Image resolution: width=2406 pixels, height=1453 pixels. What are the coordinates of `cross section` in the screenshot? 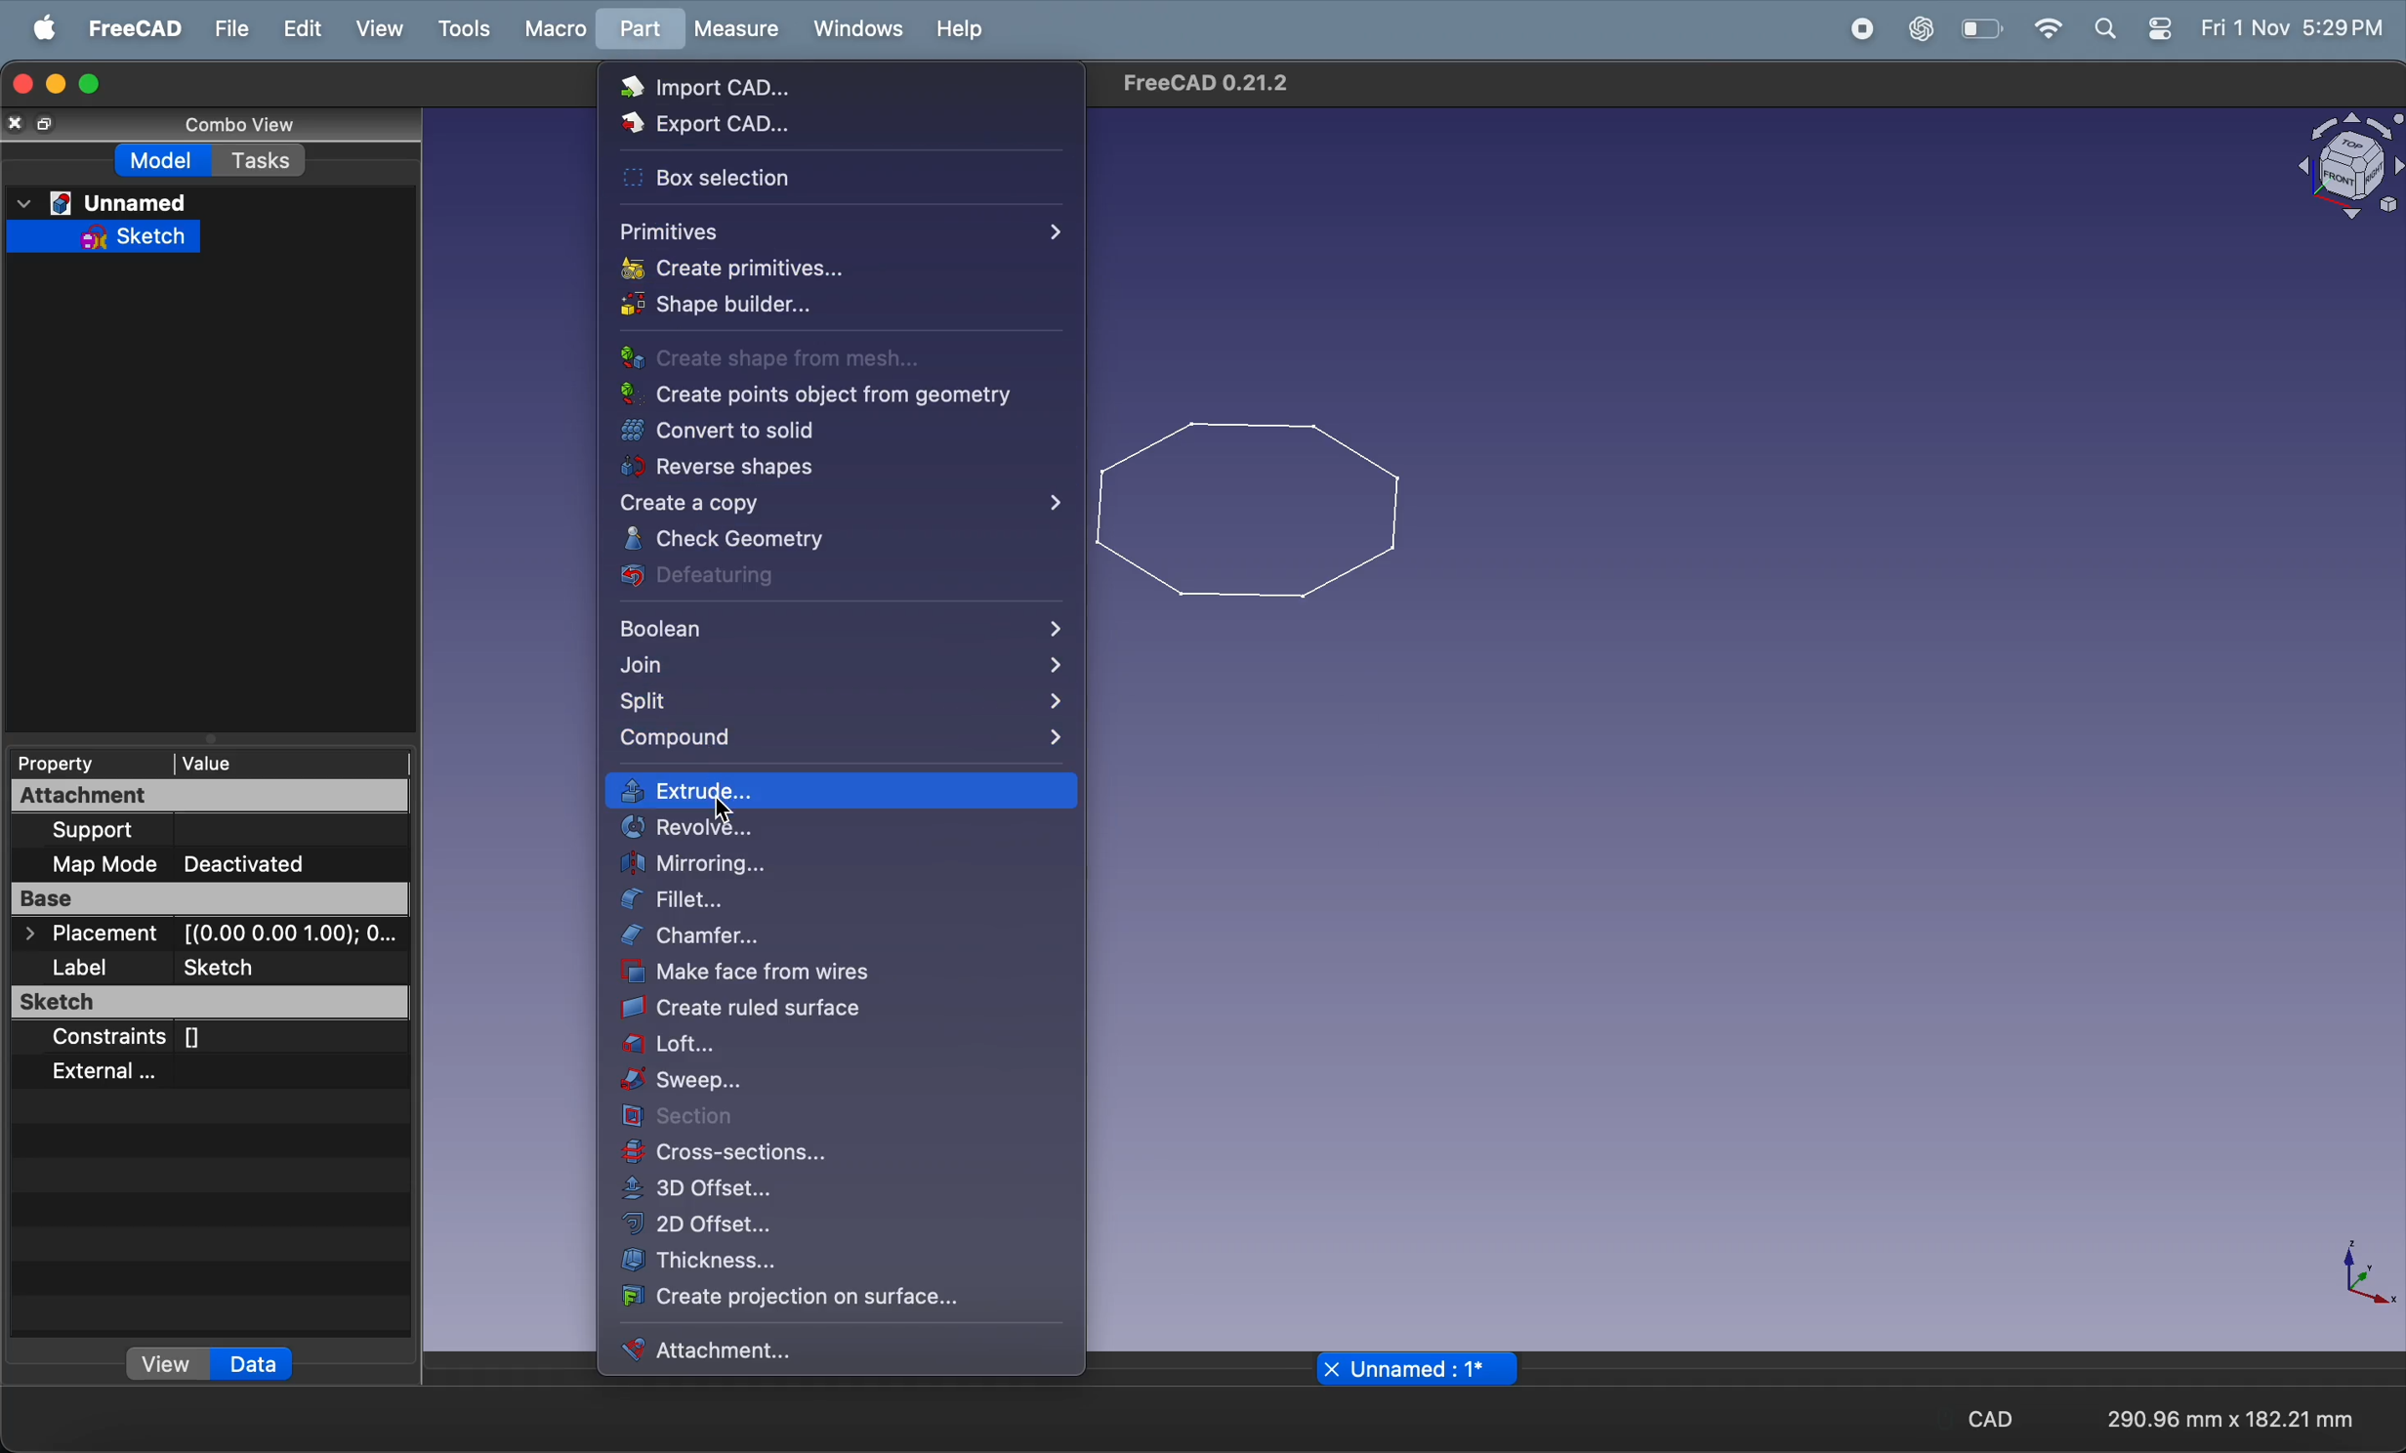 It's located at (843, 1155).